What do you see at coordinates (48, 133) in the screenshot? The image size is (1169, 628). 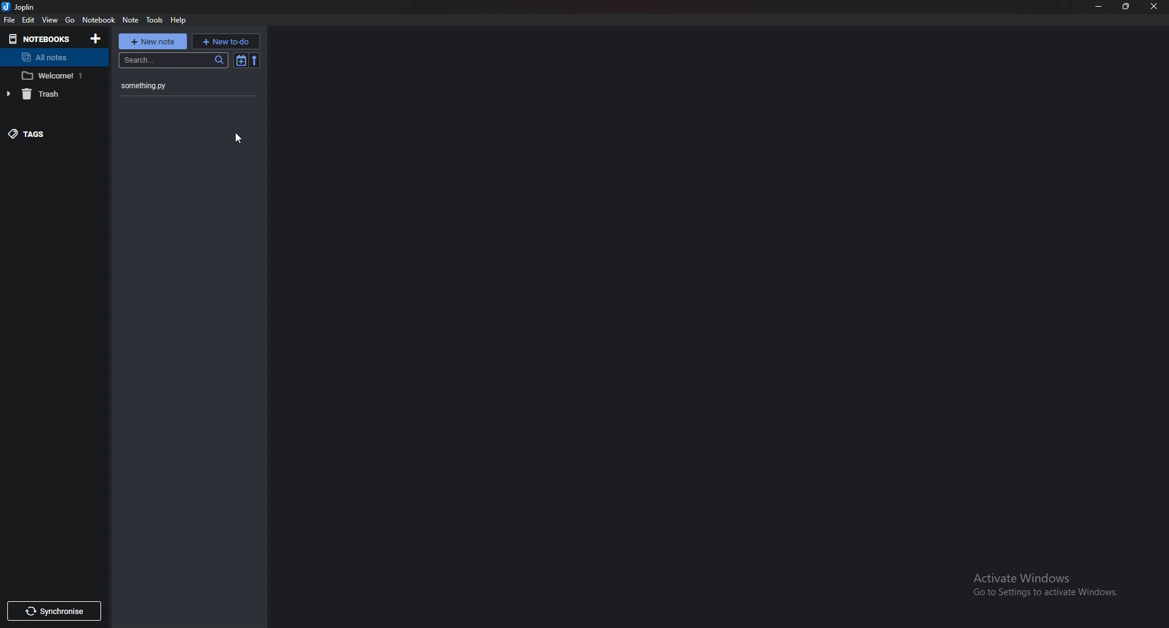 I see `tags` at bounding box center [48, 133].